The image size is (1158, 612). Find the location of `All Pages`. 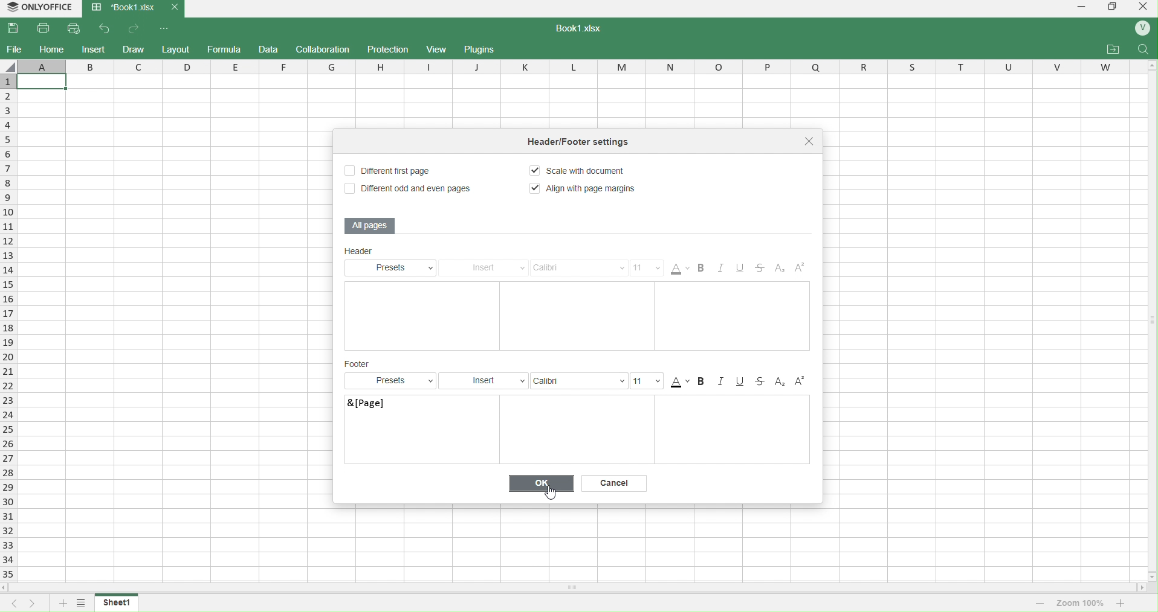

All Pages is located at coordinates (371, 225).